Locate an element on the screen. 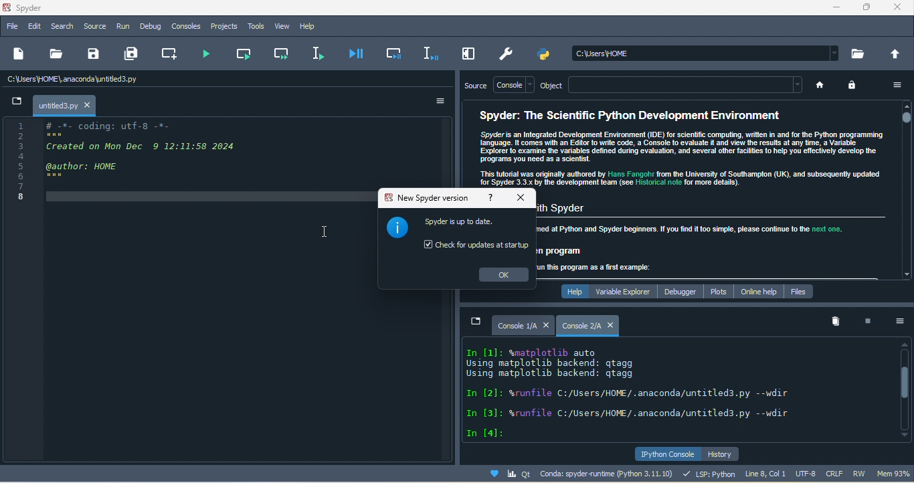 This screenshot has height=483, width=914. interrupt kenel is located at coordinates (866, 320).